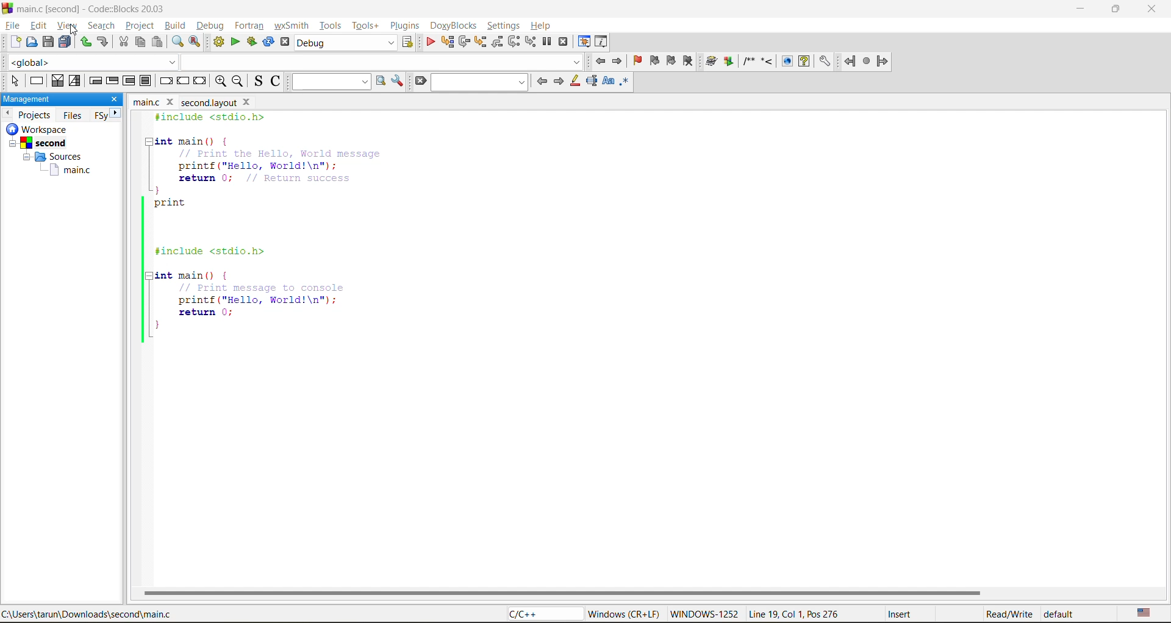  Describe the element at coordinates (382, 82) in the screenshot. I see `run search` at that location.